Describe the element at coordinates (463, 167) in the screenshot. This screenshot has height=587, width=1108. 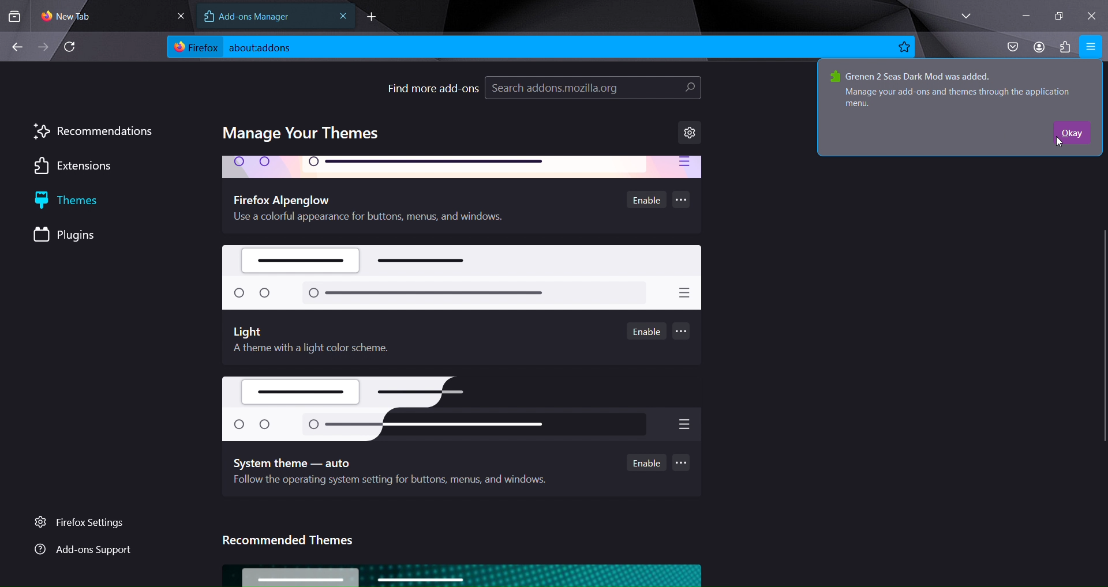
I see `firefox alpenglow` at that location.